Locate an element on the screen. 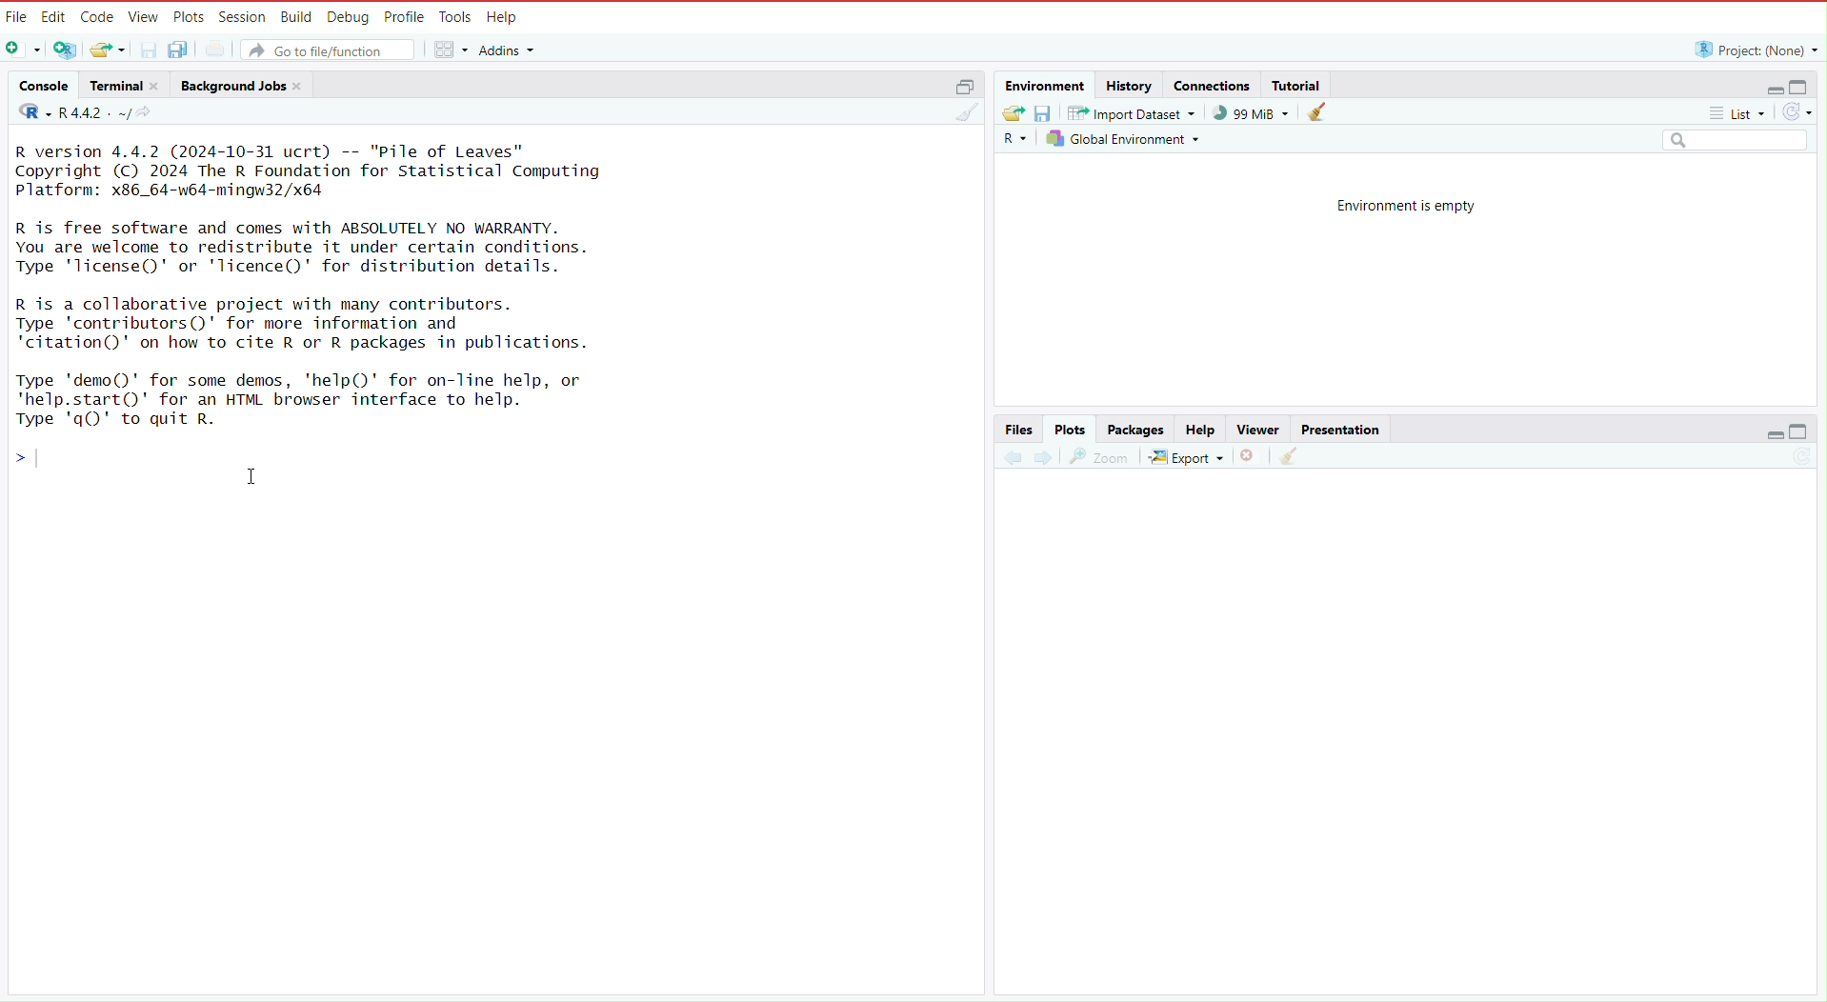  prompt cursor is located at coordinates (12, 456).